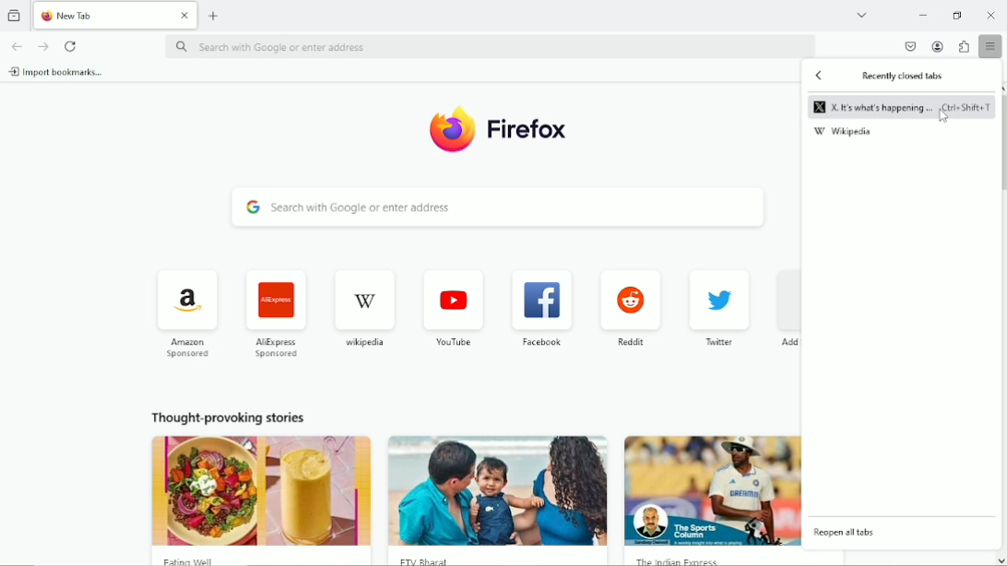 The height and width of the screenshot is (566, 1007). Describe the element at coordinates (183, 302) in the screenshot. I see `icon` at that location.